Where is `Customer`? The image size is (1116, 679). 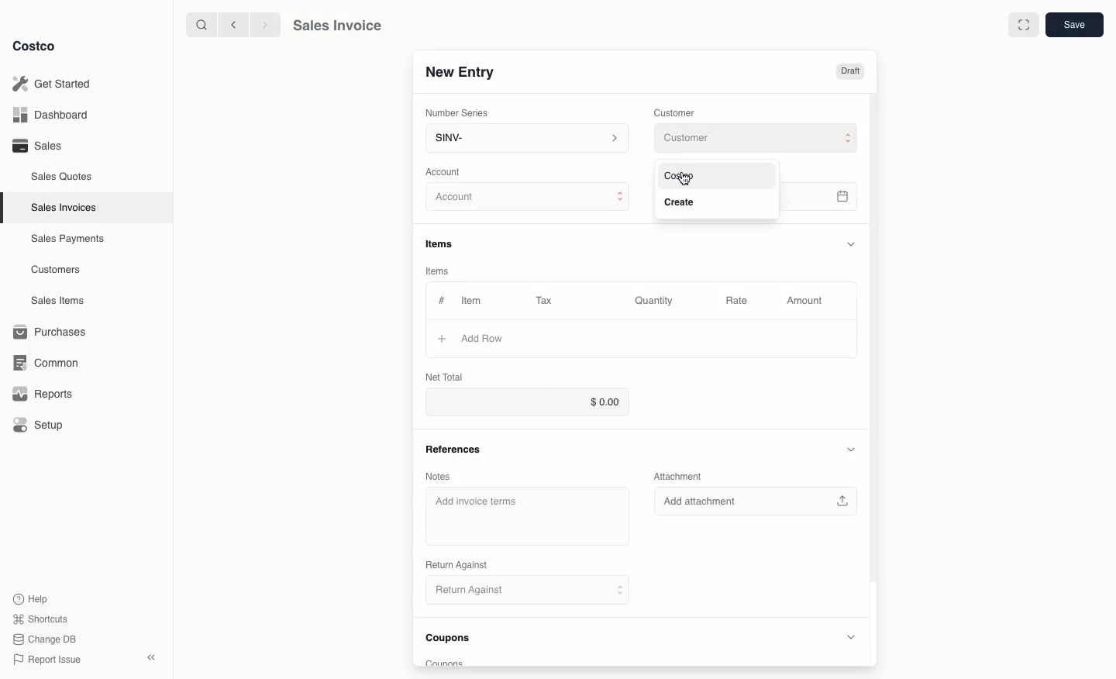 Customer is located at coordinates (758, 139).